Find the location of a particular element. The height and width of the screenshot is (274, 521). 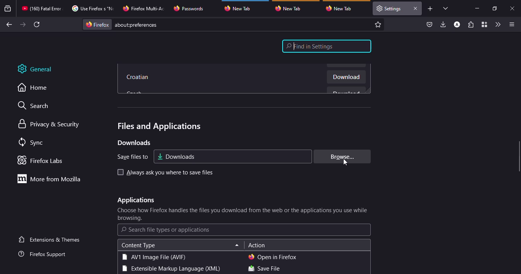

firefox labs is located at coordinates (43, 160).